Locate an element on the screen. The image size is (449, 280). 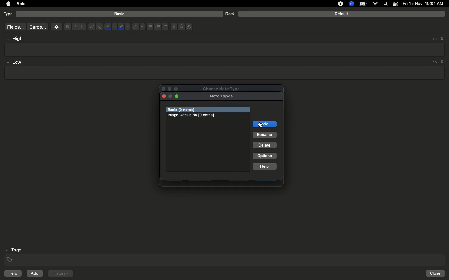
Not types is located at coordinates (224, 96).